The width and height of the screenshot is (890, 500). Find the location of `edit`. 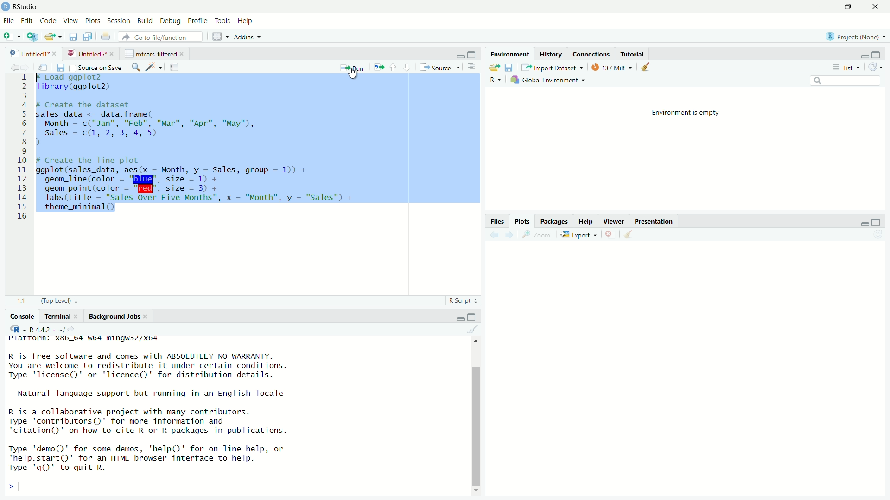

edit is located at coordinates (27, 21).